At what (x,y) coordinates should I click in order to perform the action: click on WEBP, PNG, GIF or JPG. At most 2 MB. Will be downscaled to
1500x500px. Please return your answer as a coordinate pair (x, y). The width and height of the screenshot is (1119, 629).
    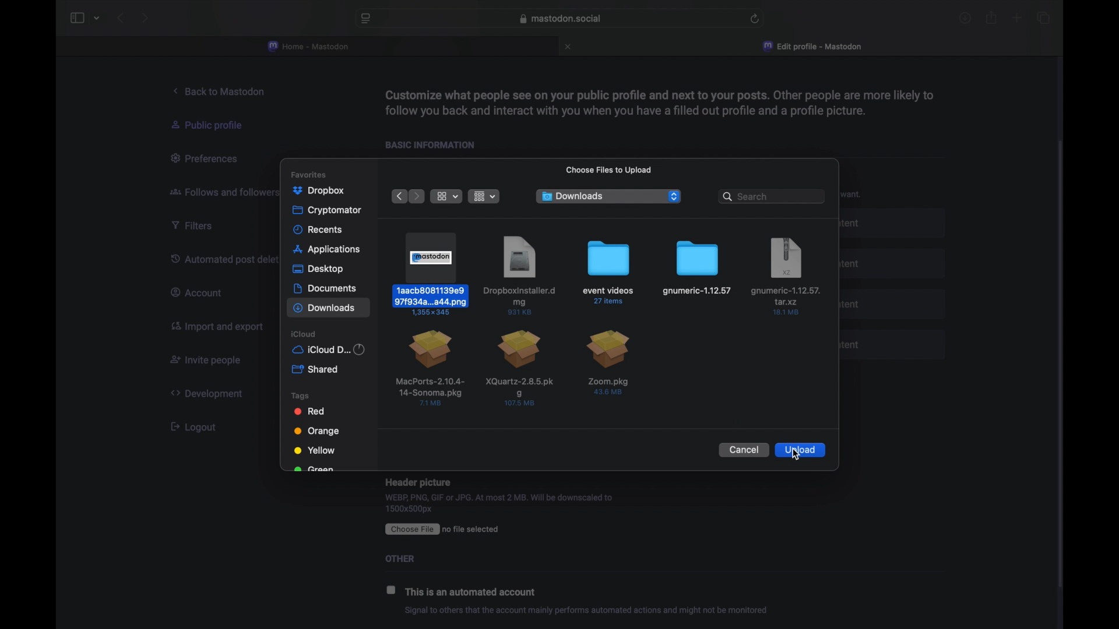
    Looking at the image, I should click on (499, 504).